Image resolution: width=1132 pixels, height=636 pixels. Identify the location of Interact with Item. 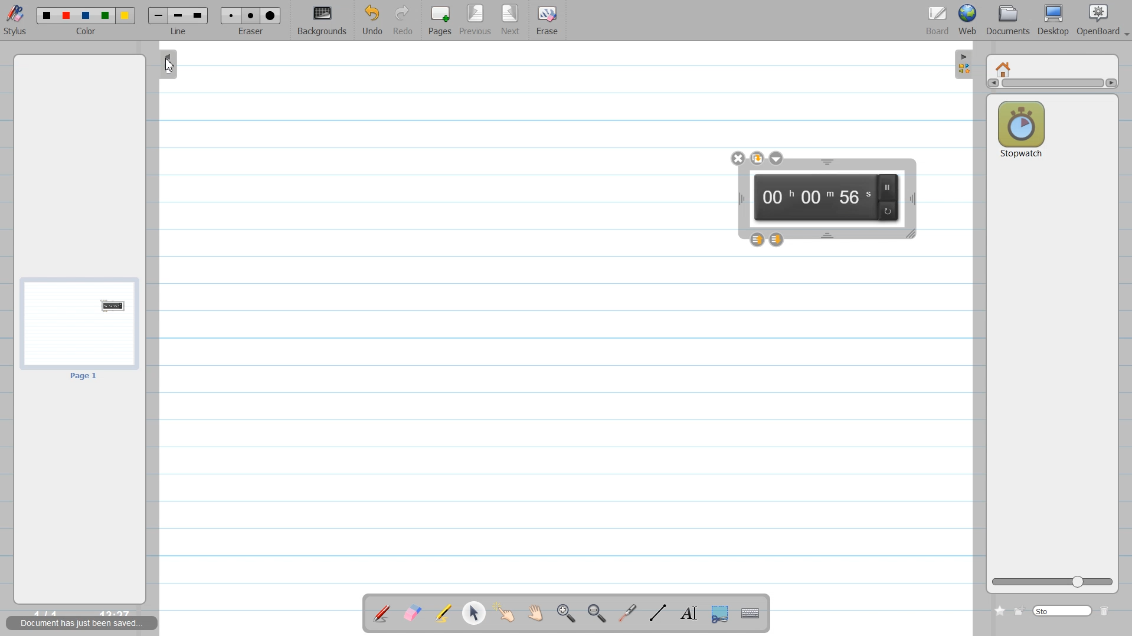
(507, 613).